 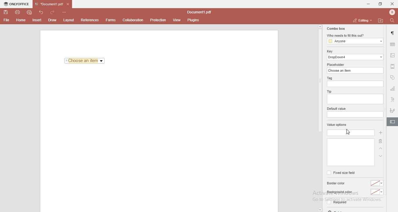 What do you see at coordinates (355, 115) in the screenshot?
I see `empty box` at bounding box center [355, 115].